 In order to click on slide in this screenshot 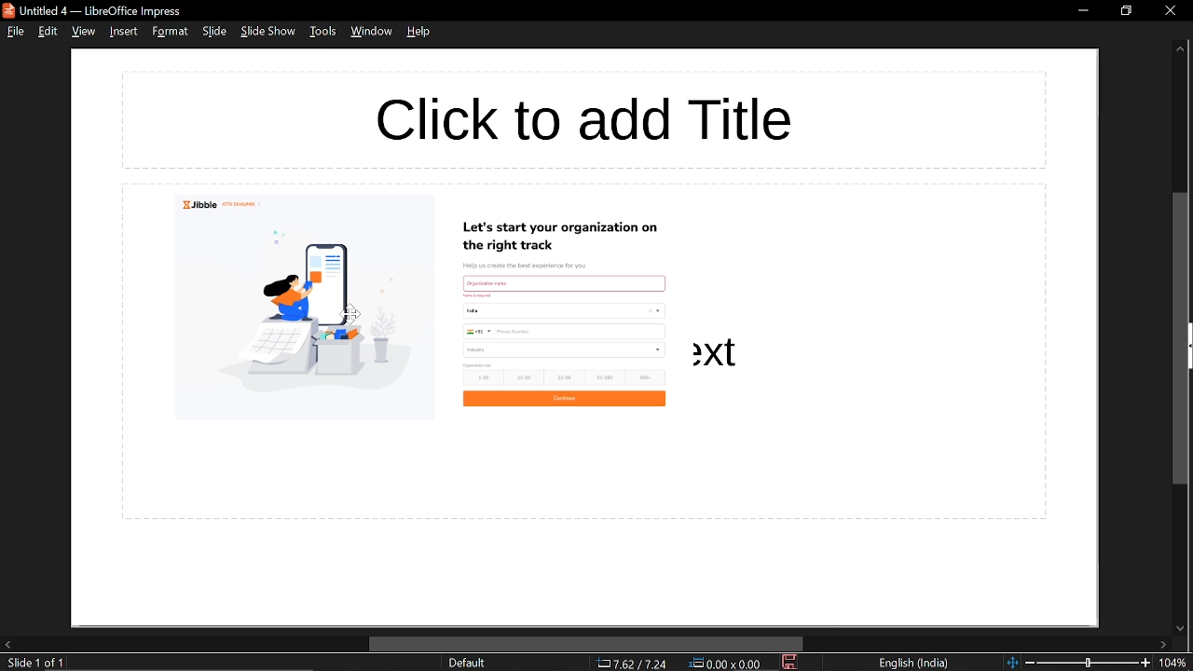, I will do `click(214, 32)`.